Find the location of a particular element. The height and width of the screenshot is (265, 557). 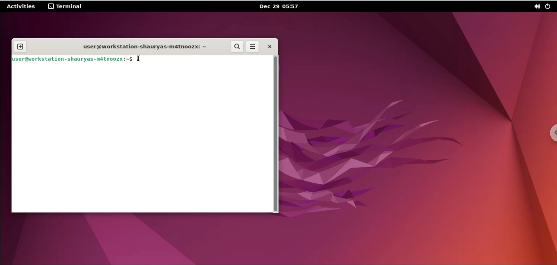

close is located at coordinates (269, 47).